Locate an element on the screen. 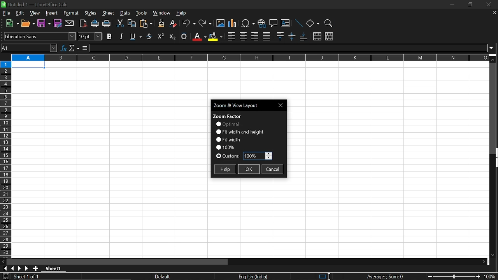 This screenshot has height=280, width=498. current zoom is located at coordinates (491, 277).